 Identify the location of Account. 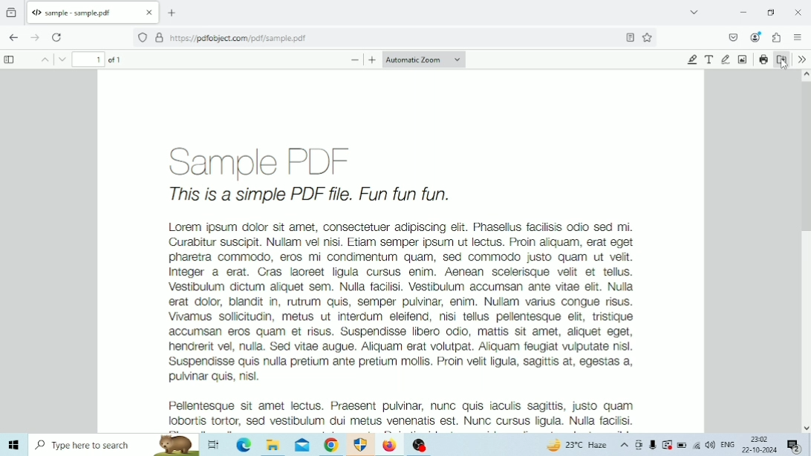
(757, 37).